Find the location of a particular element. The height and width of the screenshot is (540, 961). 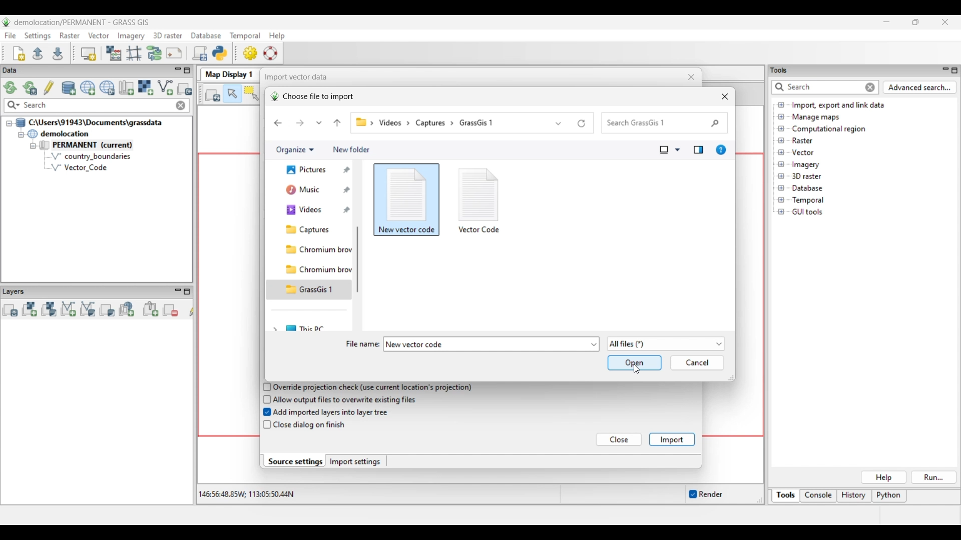

Add multiple vector or raster map layers is located at coordinates (10, 310).